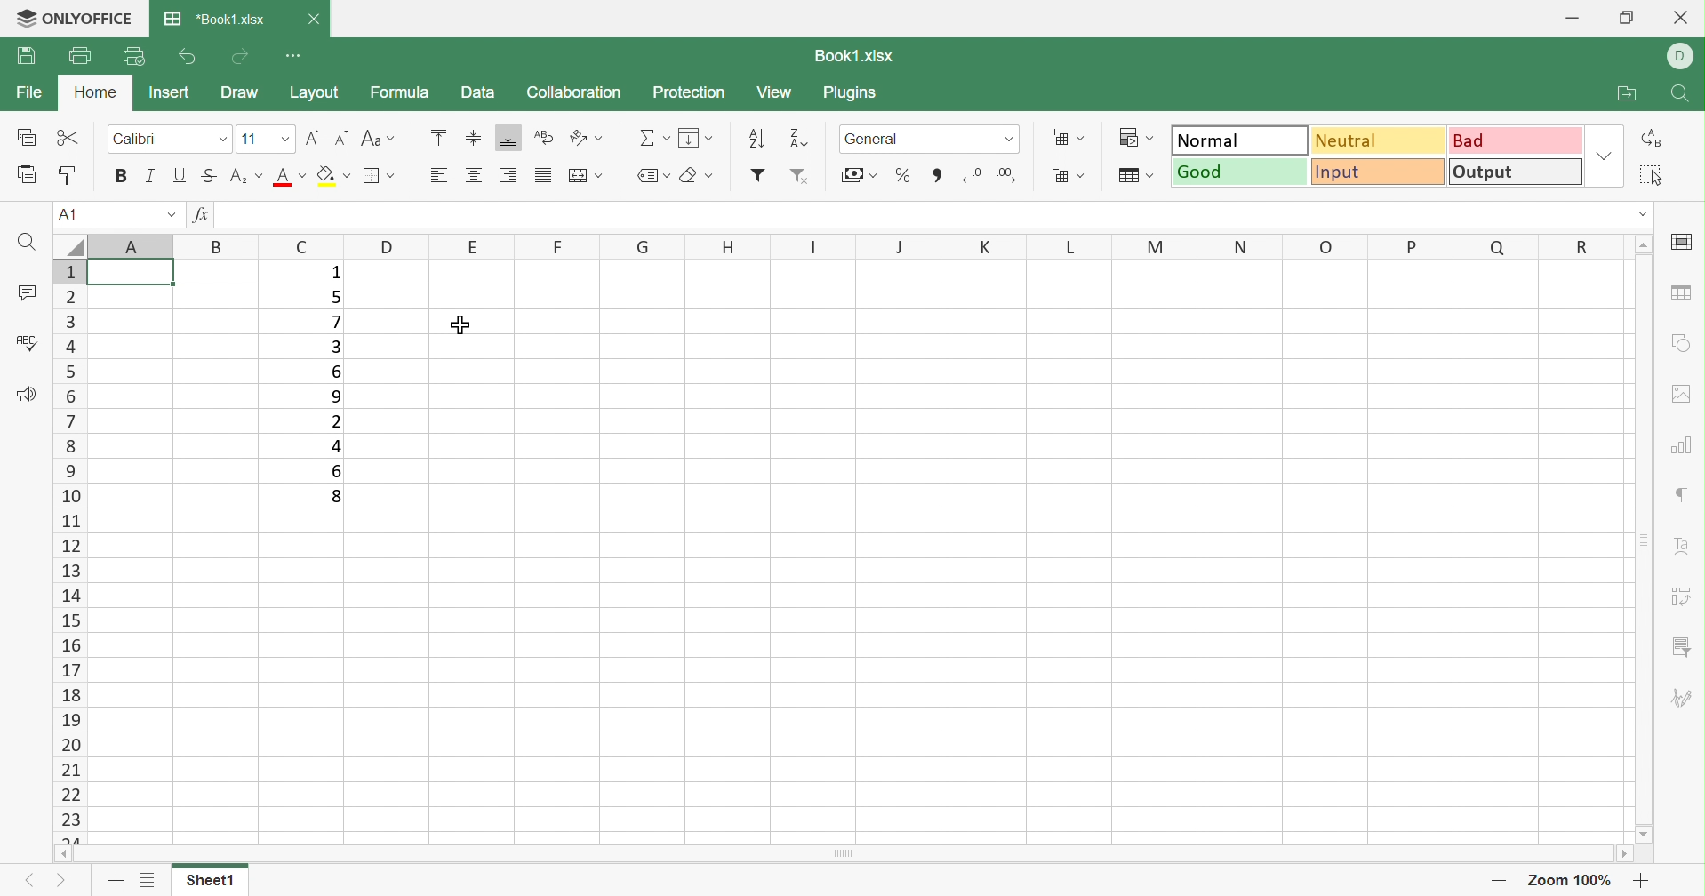 This screenshot has width=1705, height=896. What do you see at coordinates (26, 396) in the screenshot?
I see `Feedback & Support` at bounding box center [26, 396].